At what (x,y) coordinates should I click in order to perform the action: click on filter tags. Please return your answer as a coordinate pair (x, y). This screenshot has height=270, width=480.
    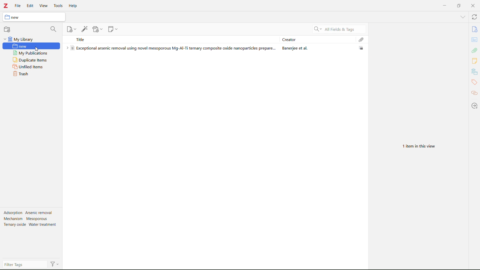
    Looking at the image, I should click on (25, 264).